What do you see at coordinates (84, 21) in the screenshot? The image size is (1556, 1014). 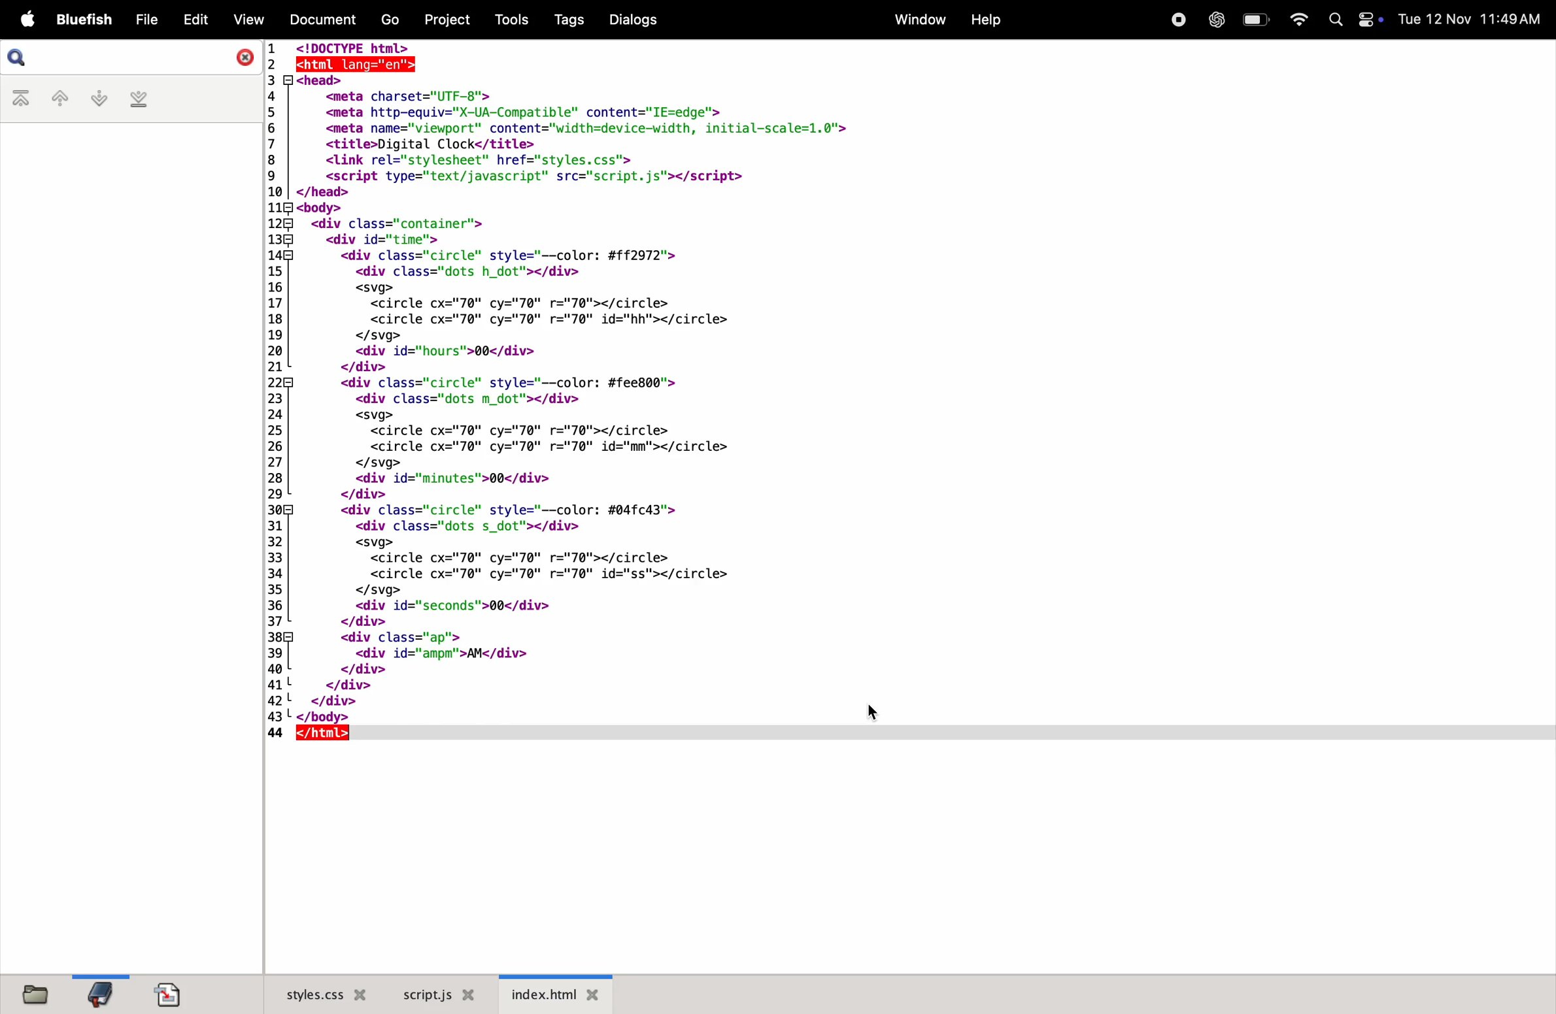 I see `bluefish menu` at bounding box center [84, 21].